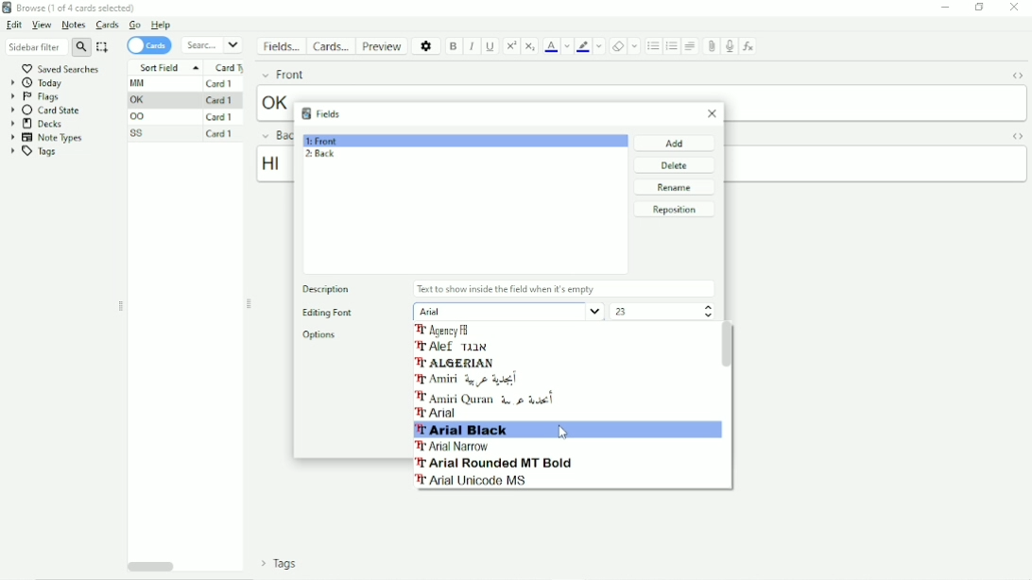 The width and height of the screenshot is (1032, 580). I want to click on Agency, so click(445, 330).